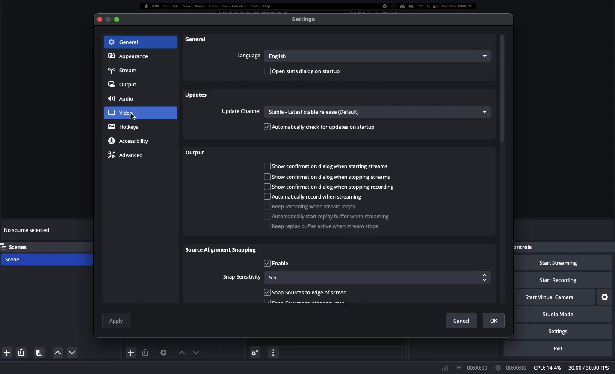  What do you see at coordinates (308, 293) in the screenshot?
I see `Snap sources to edge of screen` at bounding box center [308, 293].